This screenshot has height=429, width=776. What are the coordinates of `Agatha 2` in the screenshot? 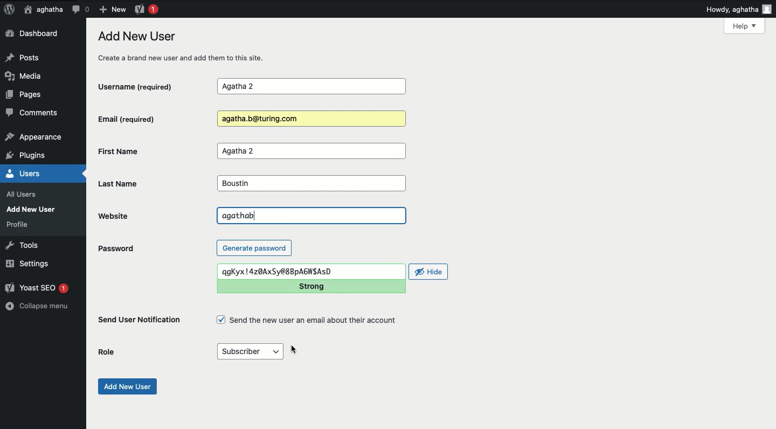 It's located at (311, 151).